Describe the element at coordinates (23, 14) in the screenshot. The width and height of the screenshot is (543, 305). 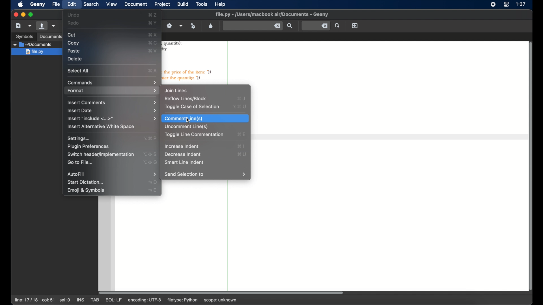
I see `minimize` at that location.